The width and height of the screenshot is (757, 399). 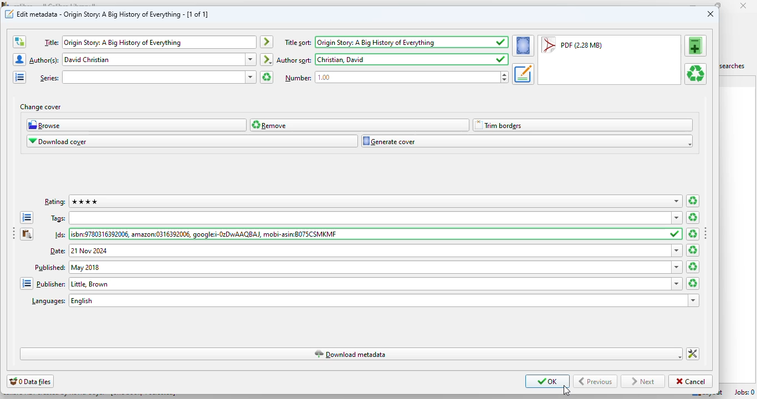 What do you see at coordinates (27, 234) in the screenshot?
I see `paste` at bounding box center [27, 234].